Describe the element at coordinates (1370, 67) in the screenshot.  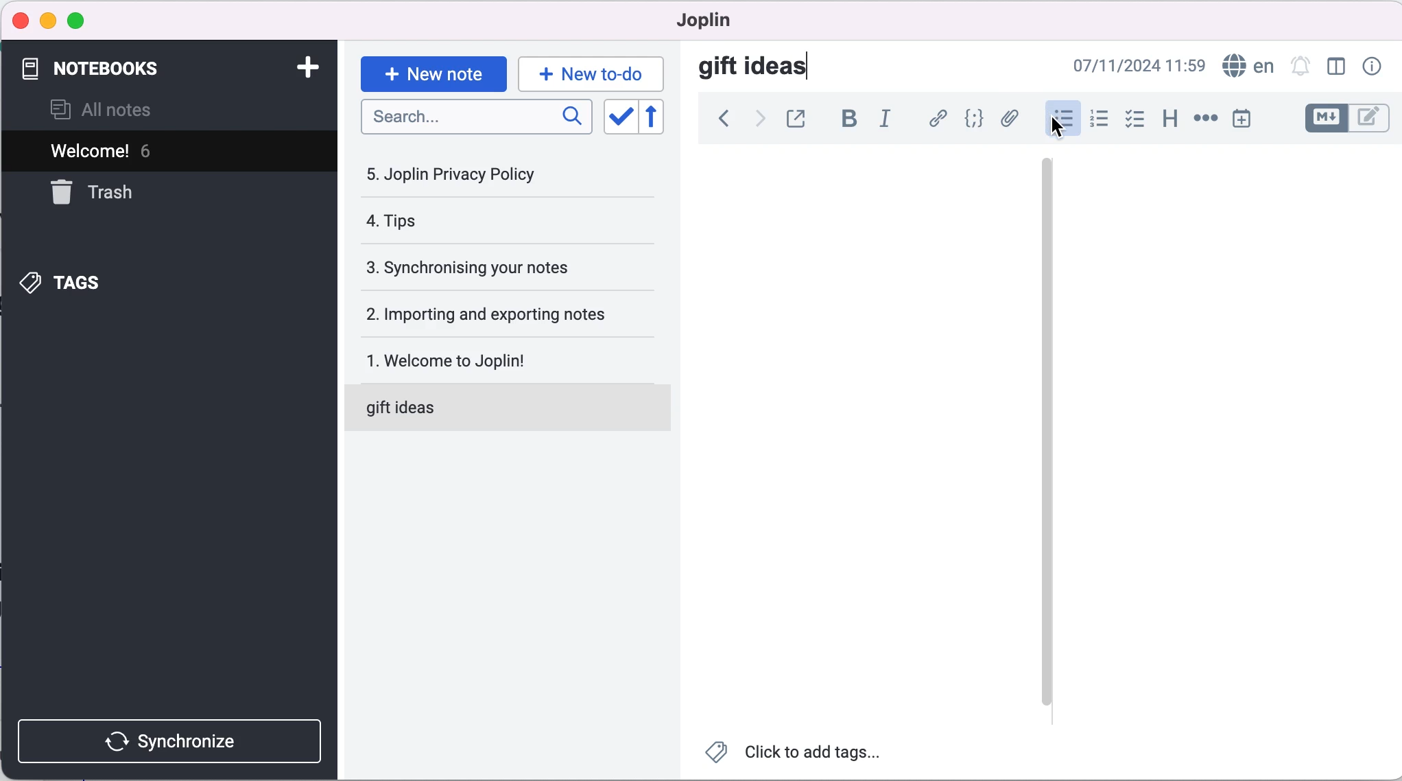
I see `note properties` at that location.